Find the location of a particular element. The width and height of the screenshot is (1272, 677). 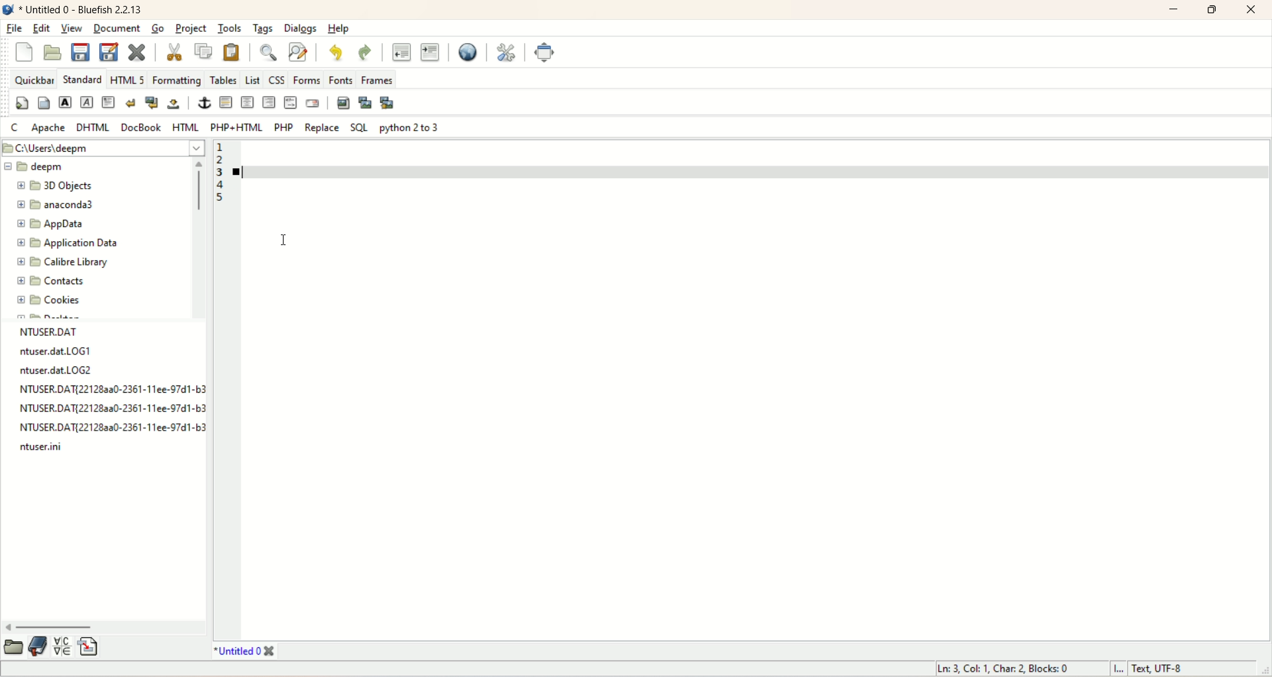

PHP is located at coordinates (282, 127).